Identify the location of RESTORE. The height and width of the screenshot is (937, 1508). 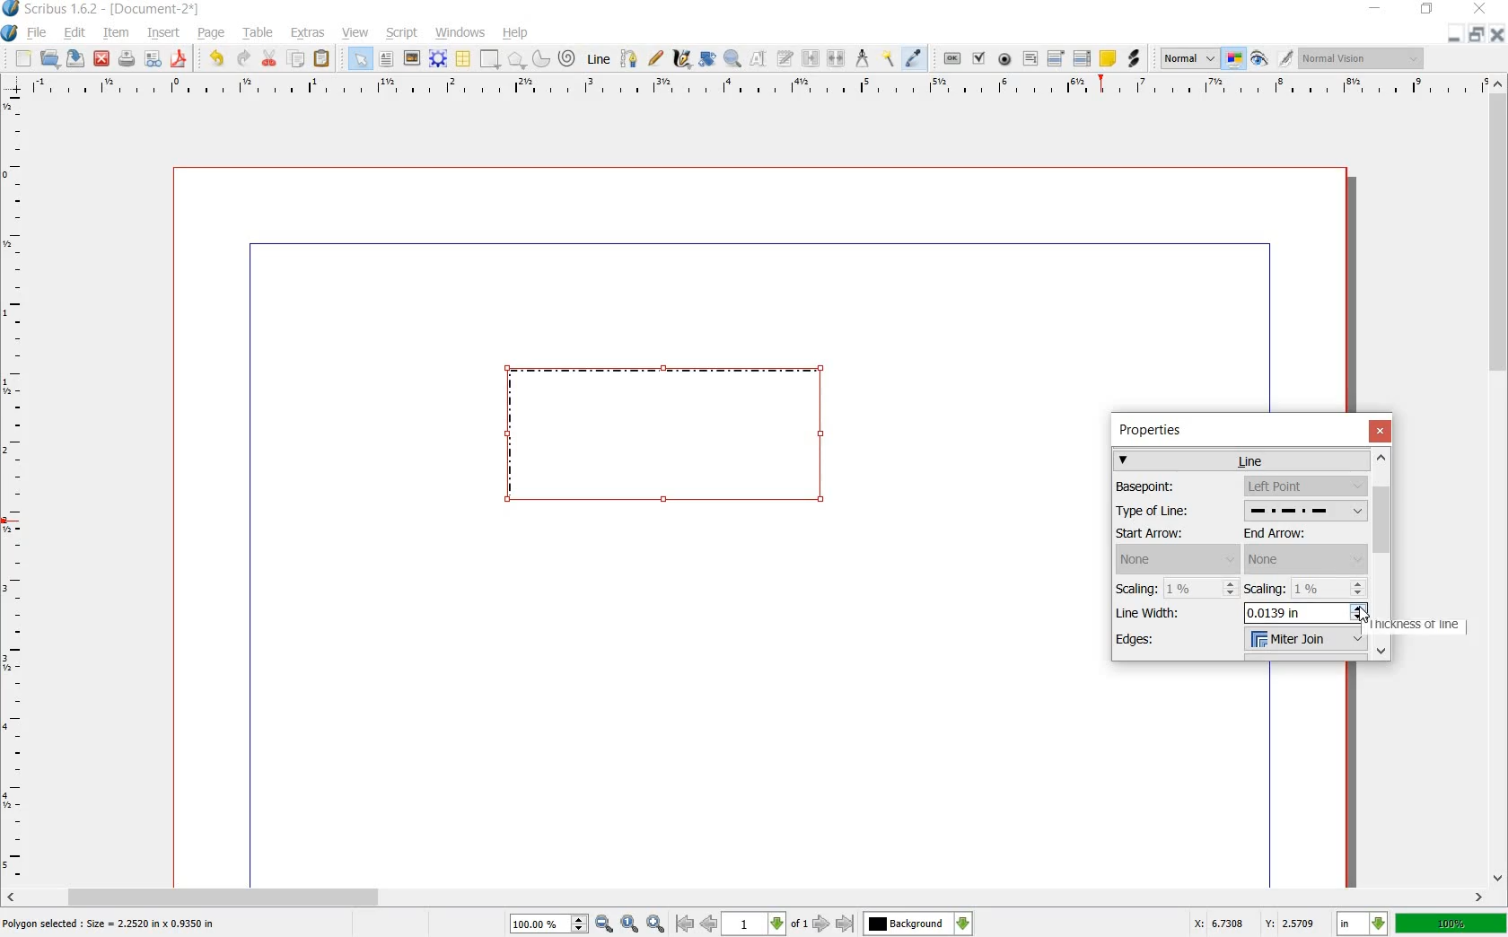
(1425, 12).